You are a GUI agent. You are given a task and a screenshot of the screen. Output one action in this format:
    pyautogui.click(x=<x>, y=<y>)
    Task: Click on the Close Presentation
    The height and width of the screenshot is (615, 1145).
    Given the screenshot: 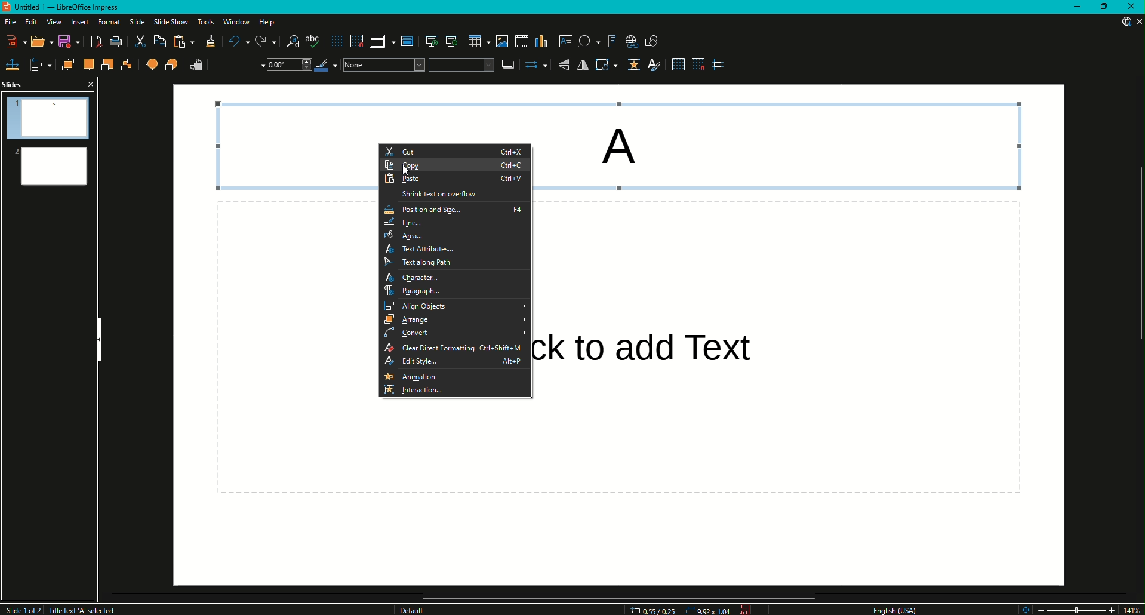 What is the action you would take?
    pyautogui.click(x=1137, y=21)
    